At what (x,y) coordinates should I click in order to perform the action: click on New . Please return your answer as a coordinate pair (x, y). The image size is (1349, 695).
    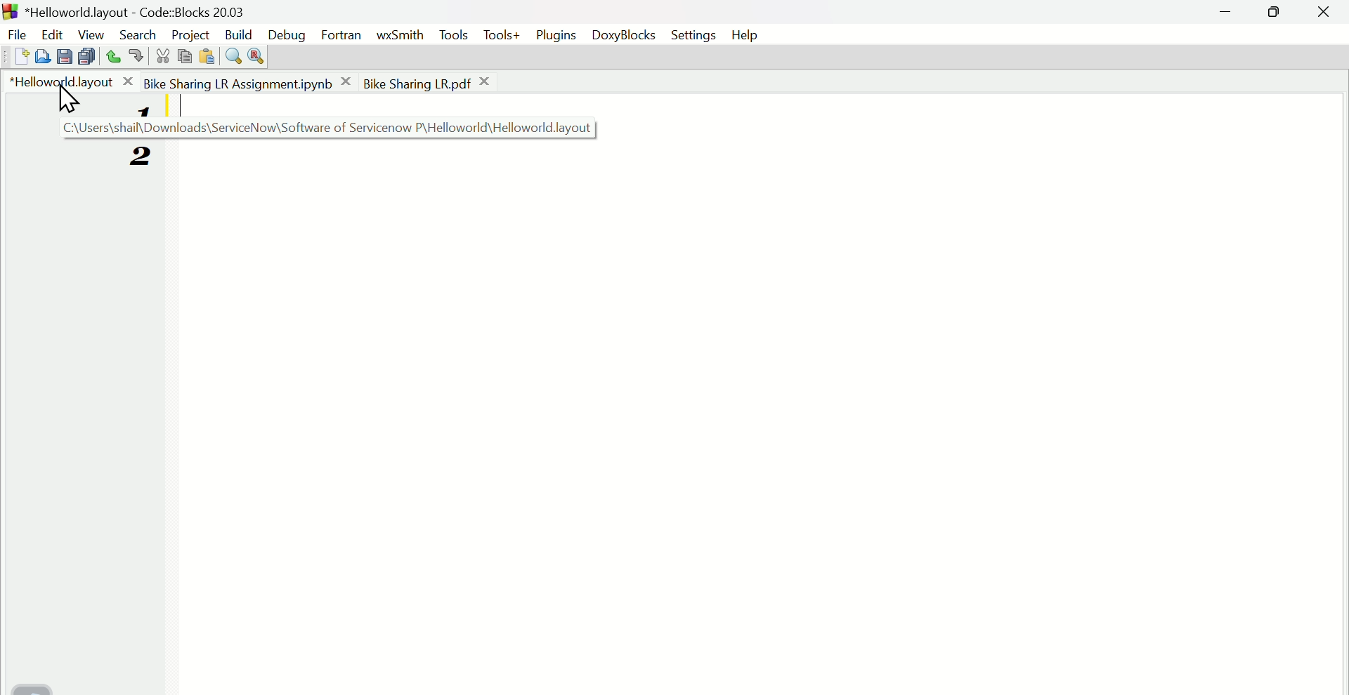
    Looking at the image, I should click on (14, 57).